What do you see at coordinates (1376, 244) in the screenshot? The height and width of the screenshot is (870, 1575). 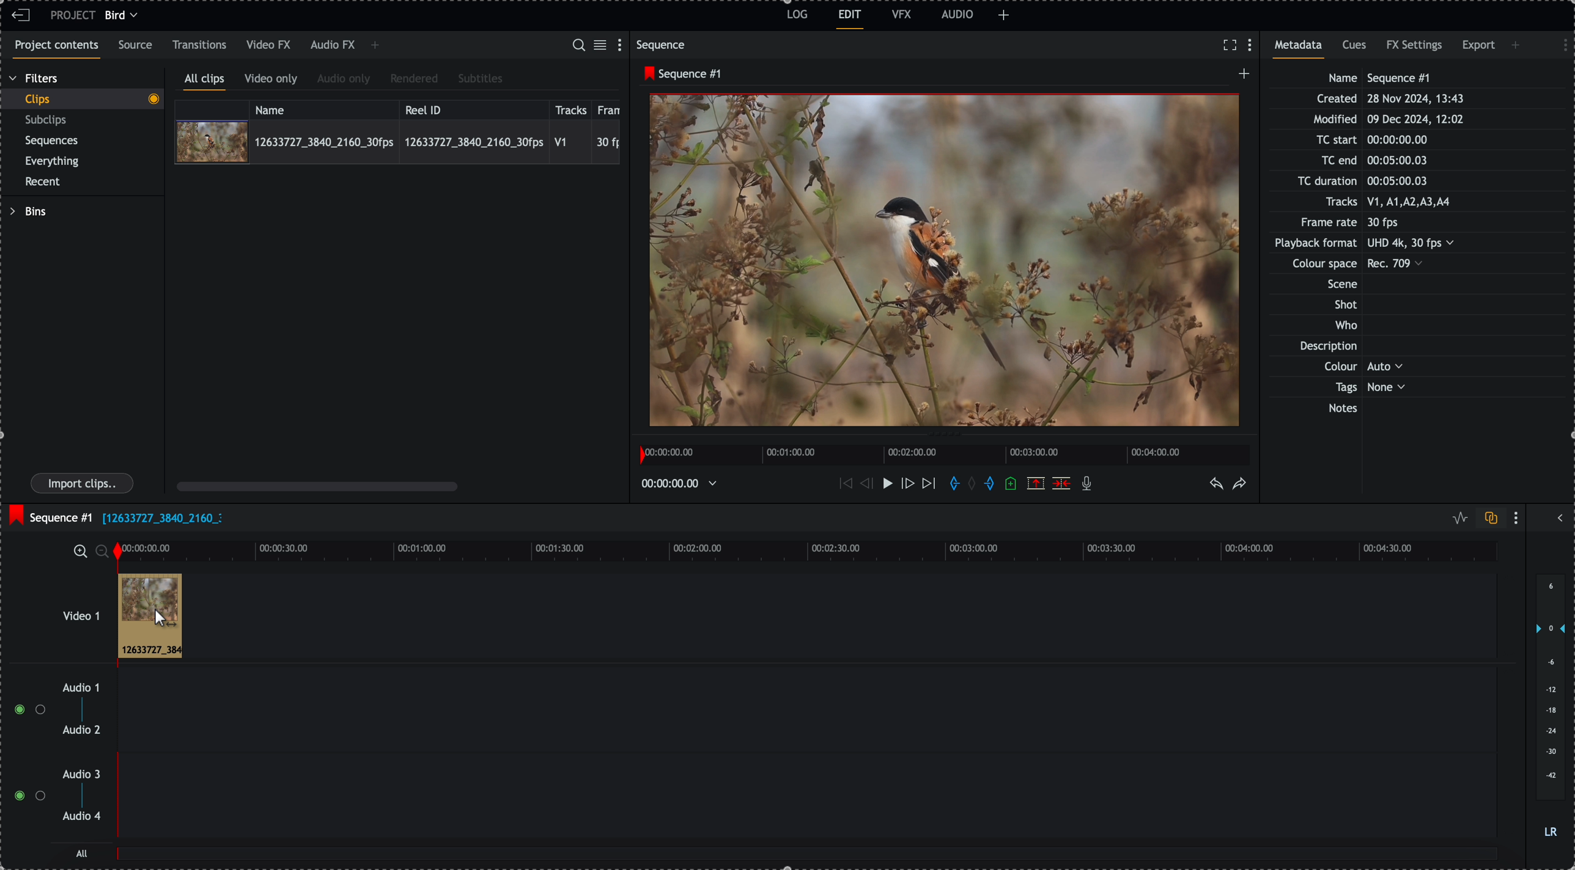 I see `metadata` at bounding box center [1376, 244].